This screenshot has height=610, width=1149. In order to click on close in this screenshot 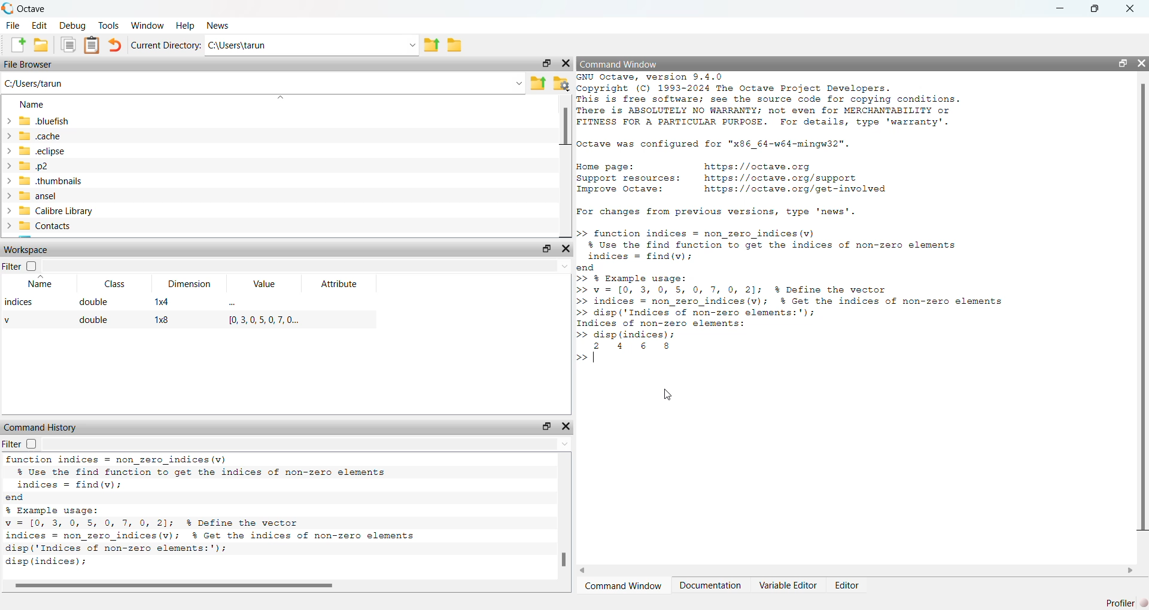, I will do `click(567, 423)`.